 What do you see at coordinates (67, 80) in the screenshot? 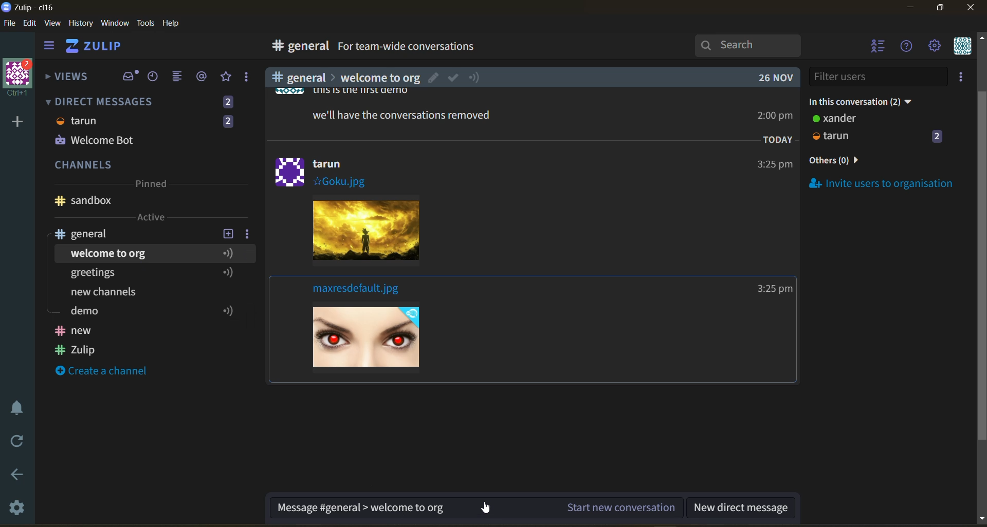
I see `views` at bounding box center [67, 80].